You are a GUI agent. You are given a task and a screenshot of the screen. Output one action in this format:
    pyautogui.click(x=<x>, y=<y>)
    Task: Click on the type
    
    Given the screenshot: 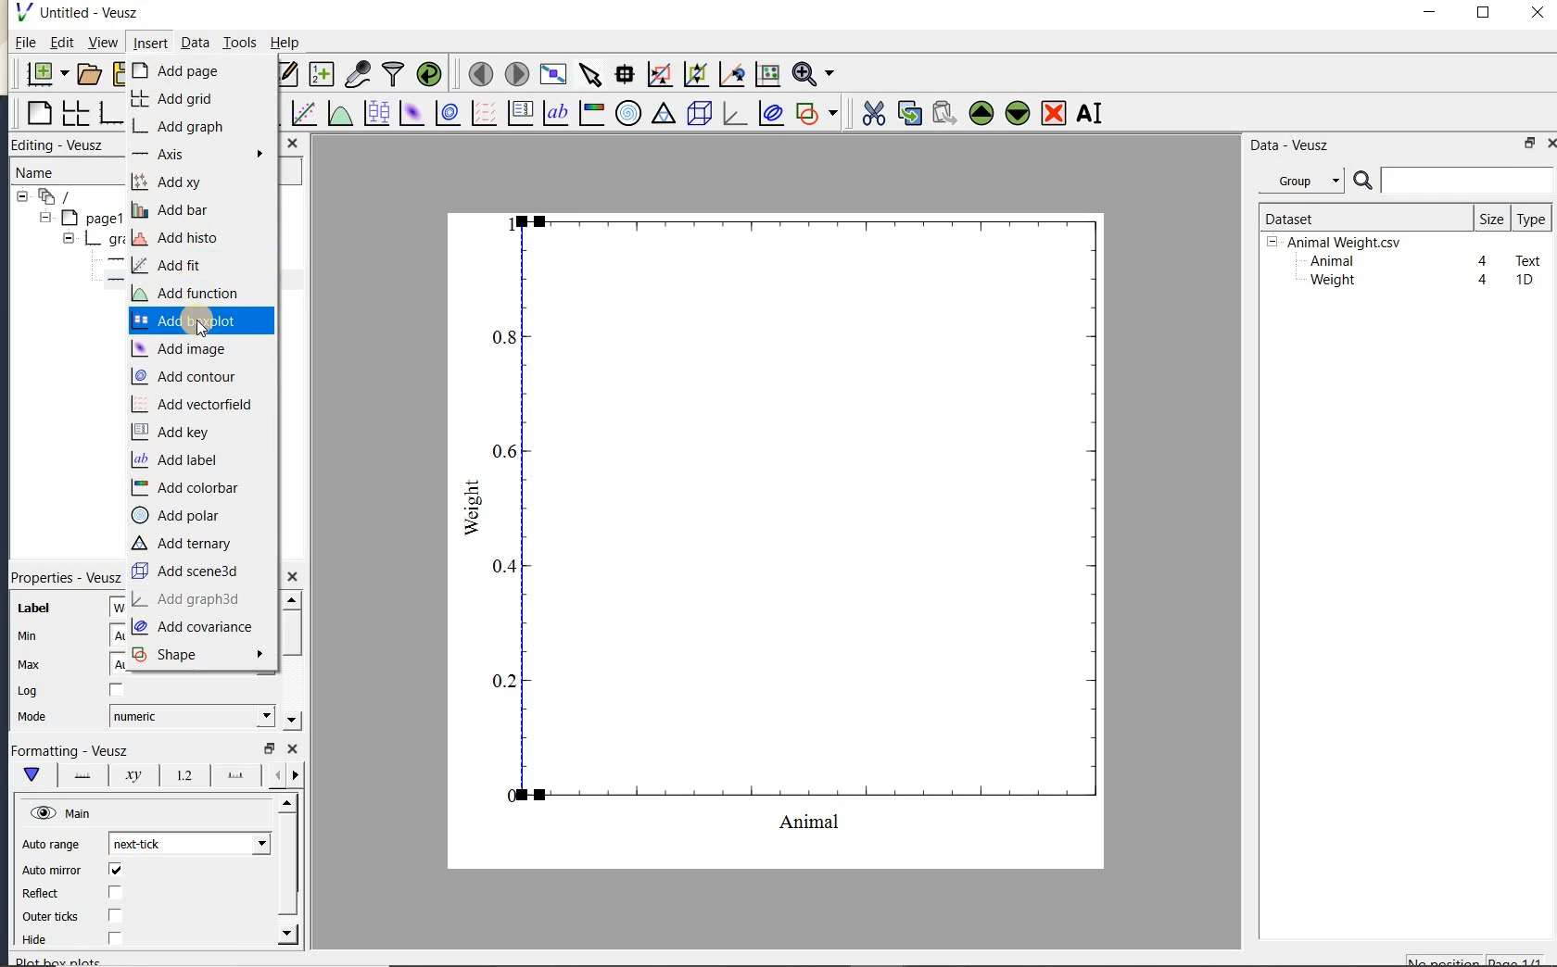 What is the action you would take?
    pyautogui.click(x=1530, y=219)
    